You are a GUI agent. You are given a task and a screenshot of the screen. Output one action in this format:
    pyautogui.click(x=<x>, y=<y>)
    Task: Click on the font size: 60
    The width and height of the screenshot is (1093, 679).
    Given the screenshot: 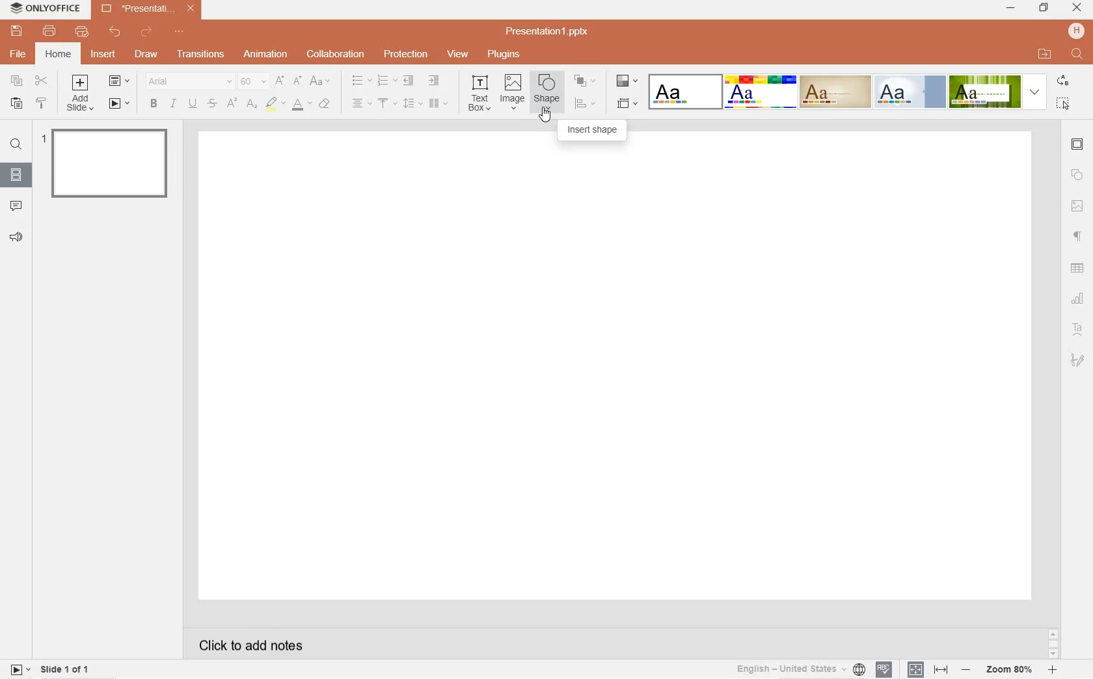 What is the action you would take?
    pyautogui.click(x=252, y=83)
    